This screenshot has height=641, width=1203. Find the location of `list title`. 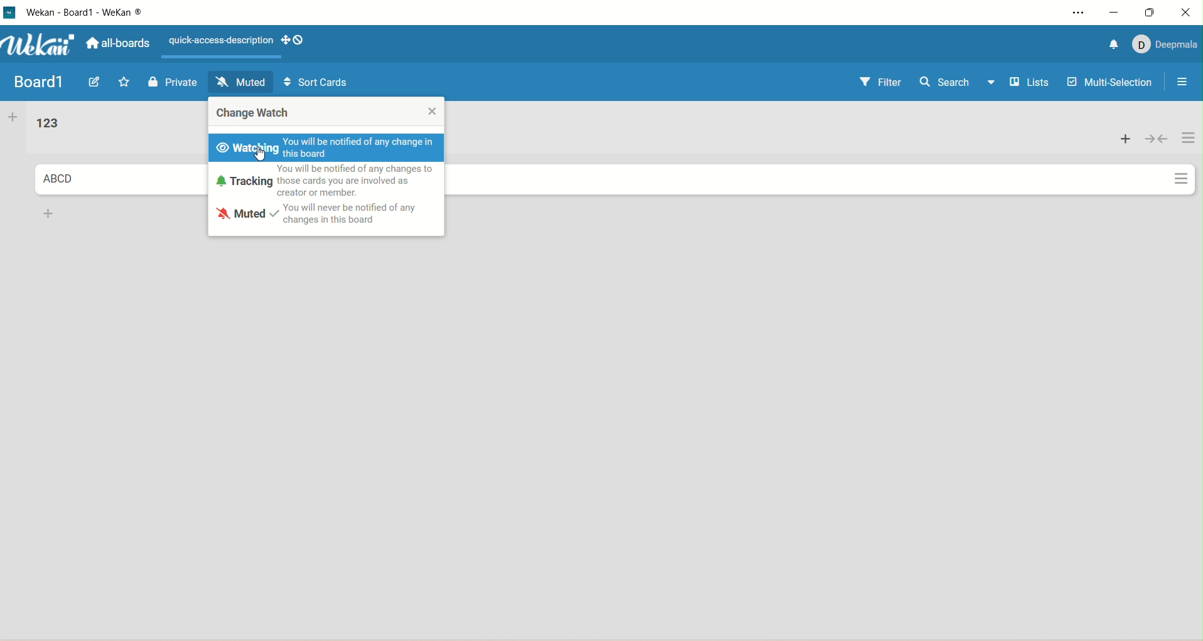

list title is located at coordinates (46, 124).